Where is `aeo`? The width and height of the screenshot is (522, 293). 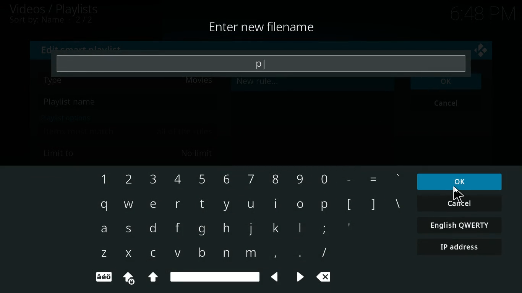
aeo is located at coordinates (104, 277).